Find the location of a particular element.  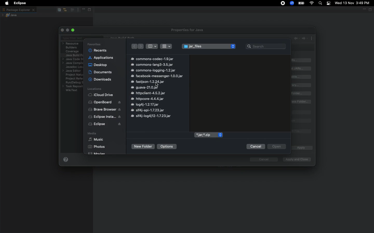

Task repository is located at coordinates (73, 86).